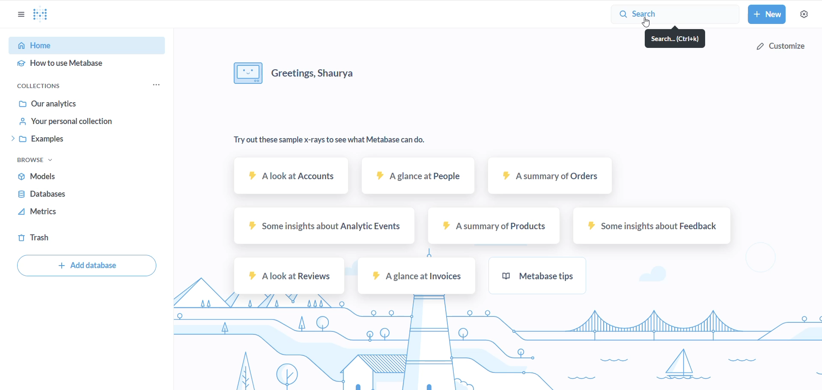 The width and height of the screenshot is (822, 390). What do you see at coordinates (81, 104) in the screenshot?
I see `Our analytics` at bounding box center [81, 104].